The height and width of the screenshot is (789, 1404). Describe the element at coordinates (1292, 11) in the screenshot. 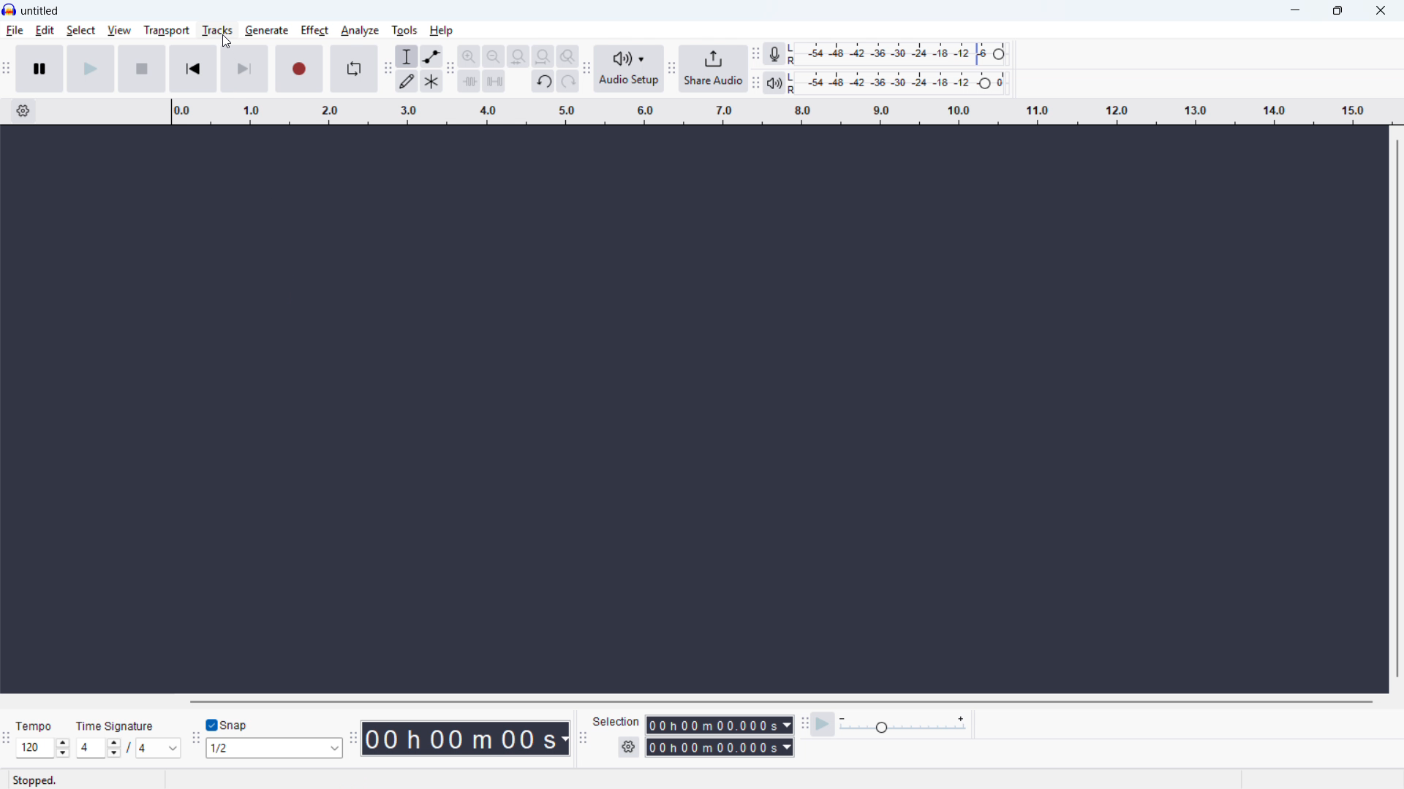

I see `minimise ` at that location.